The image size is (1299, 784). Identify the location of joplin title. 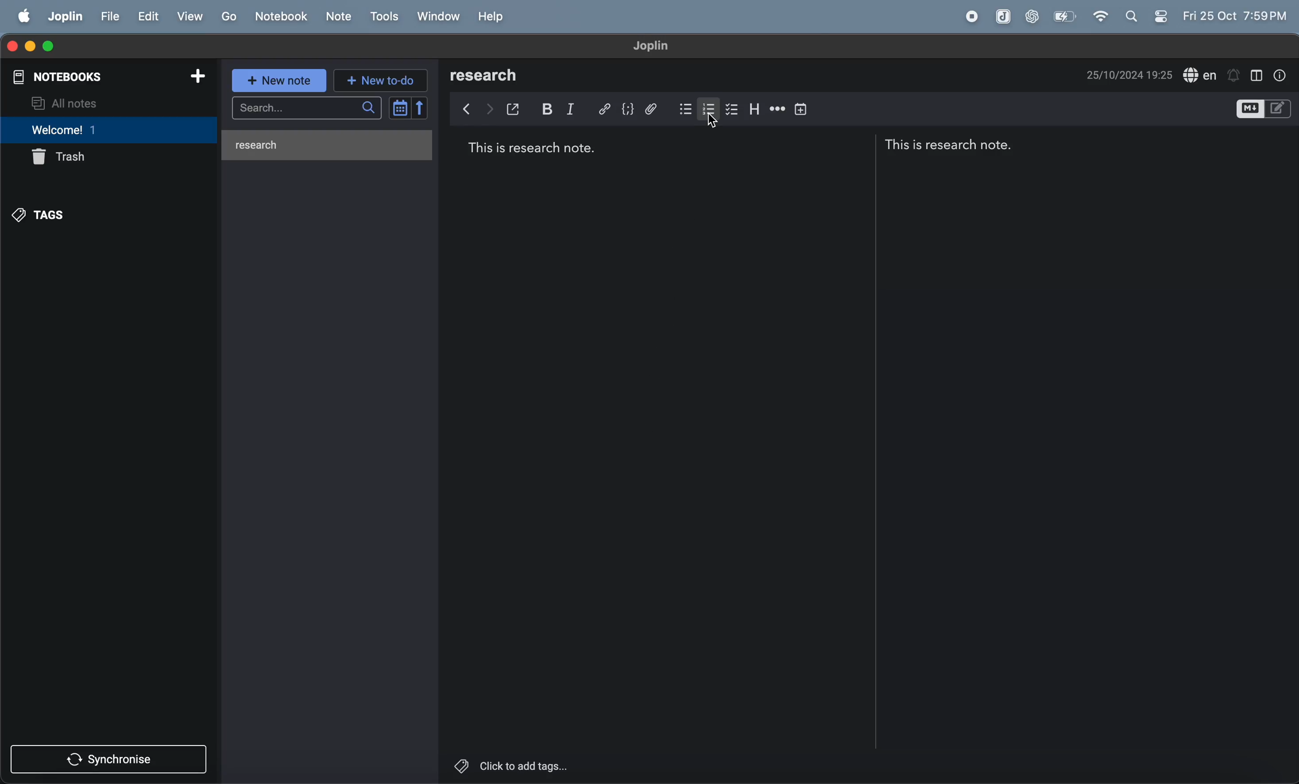
(650, 46).